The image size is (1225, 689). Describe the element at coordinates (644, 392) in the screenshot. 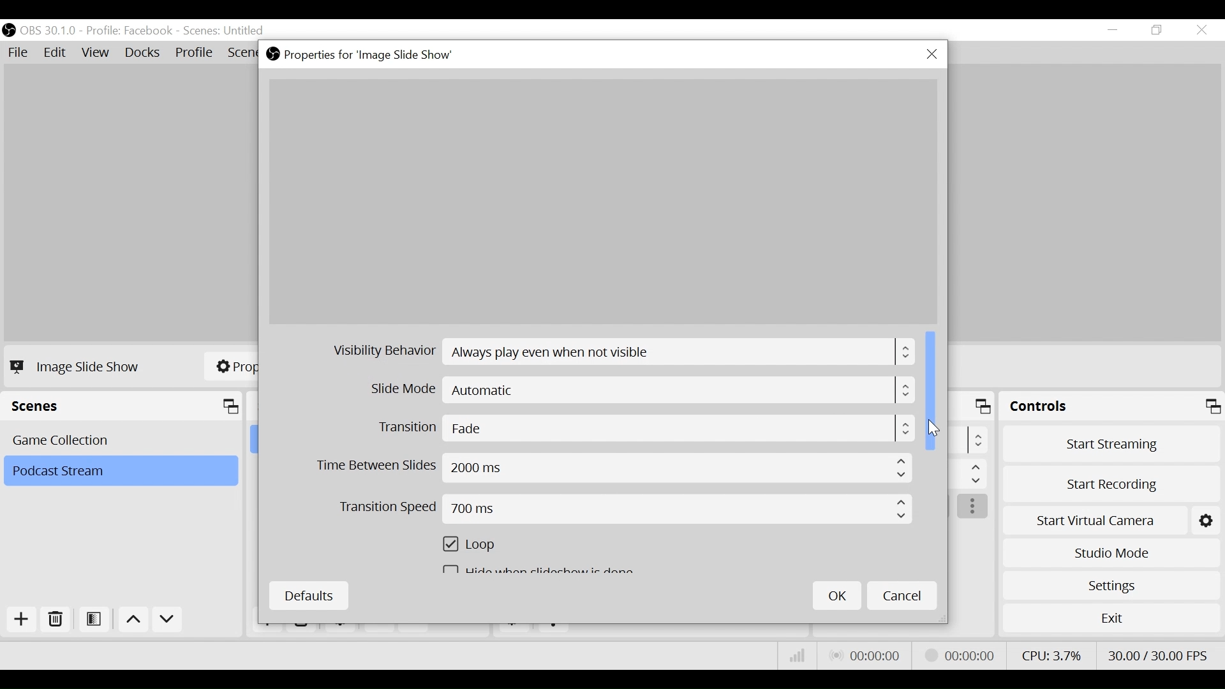

I see `Slide Mode` at that location.